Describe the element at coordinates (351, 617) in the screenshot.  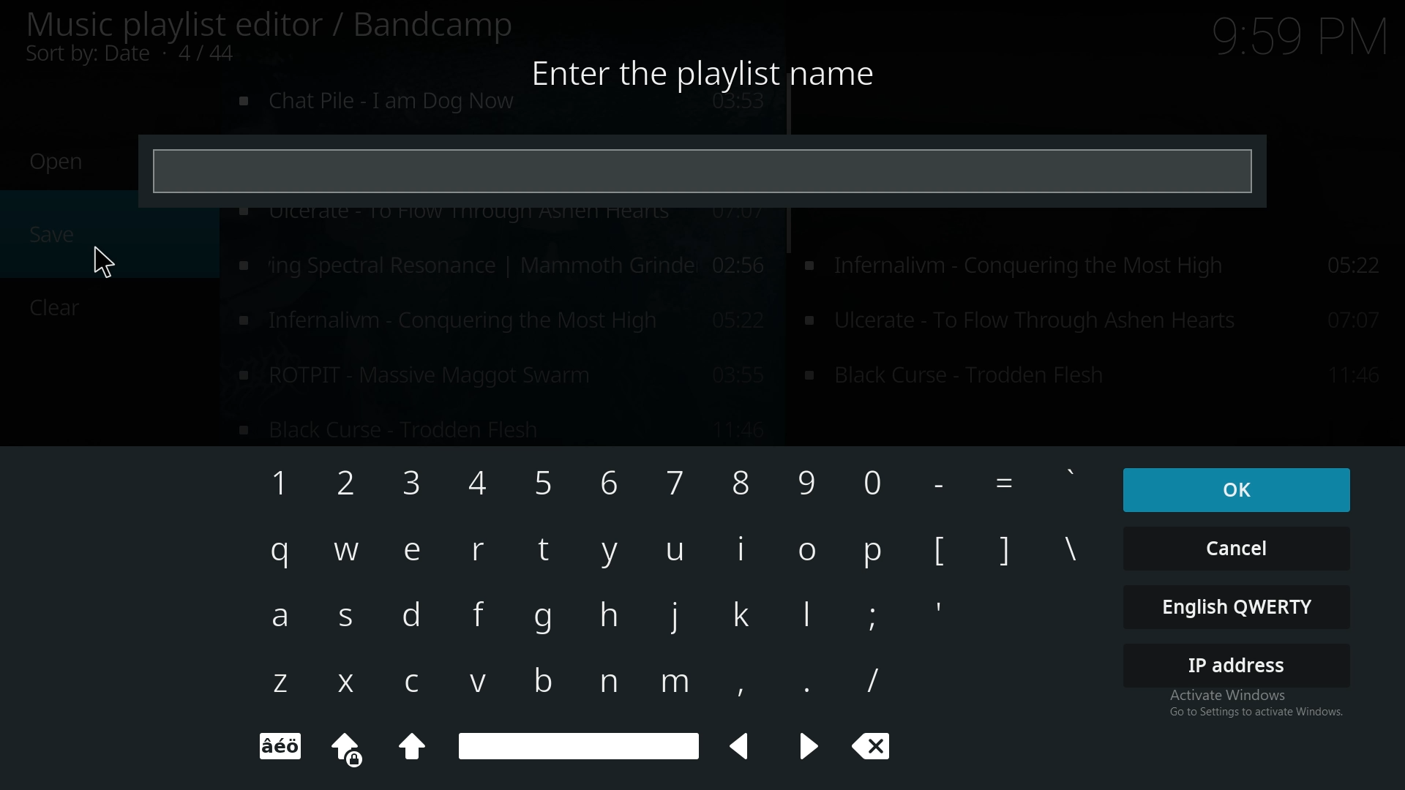
I see `keyboard input` at that location.